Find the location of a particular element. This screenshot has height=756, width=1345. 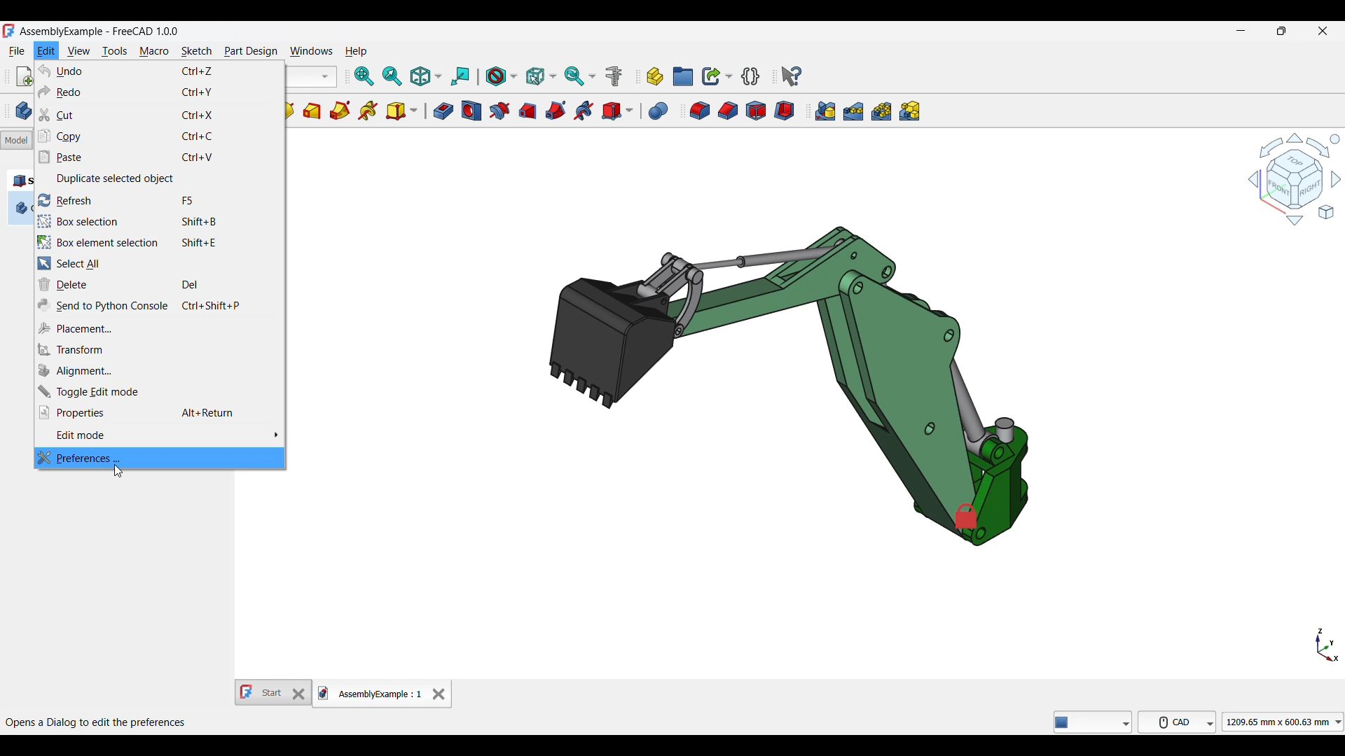

Subtractive helix is located at coordinates (584, 111).